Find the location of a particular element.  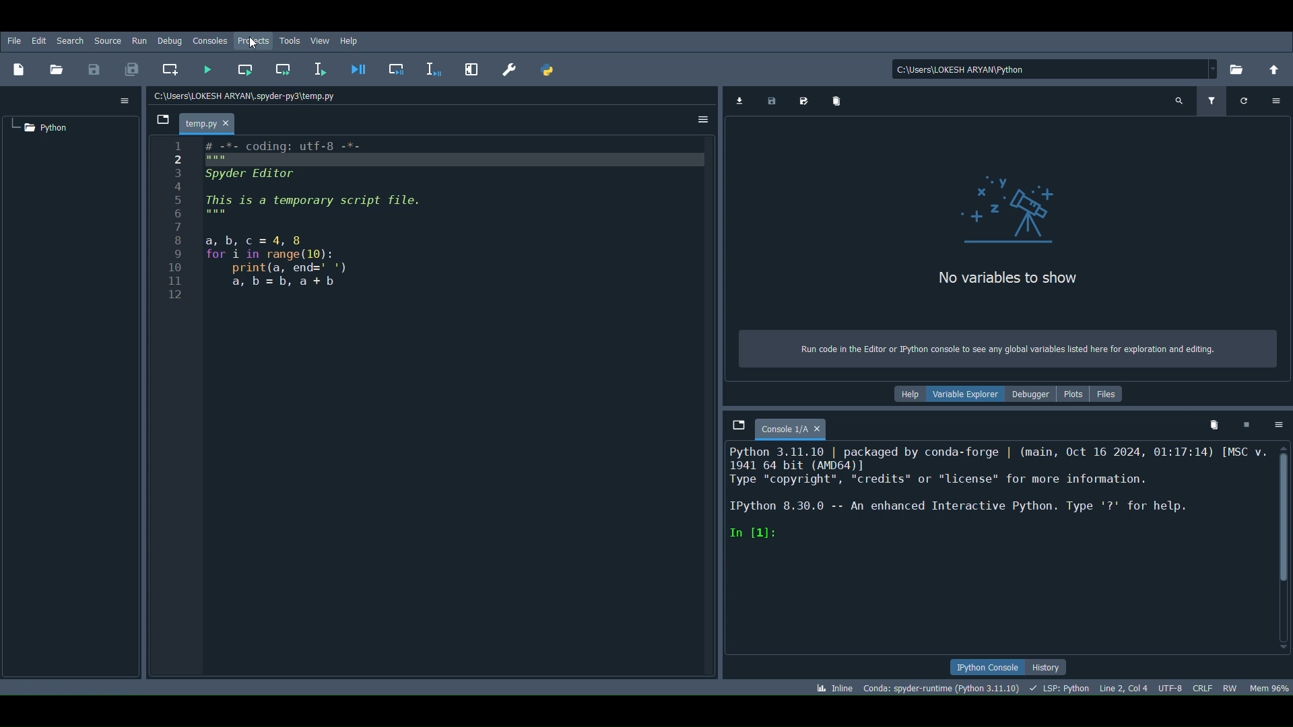

Version is located at coordinates (939, 688).